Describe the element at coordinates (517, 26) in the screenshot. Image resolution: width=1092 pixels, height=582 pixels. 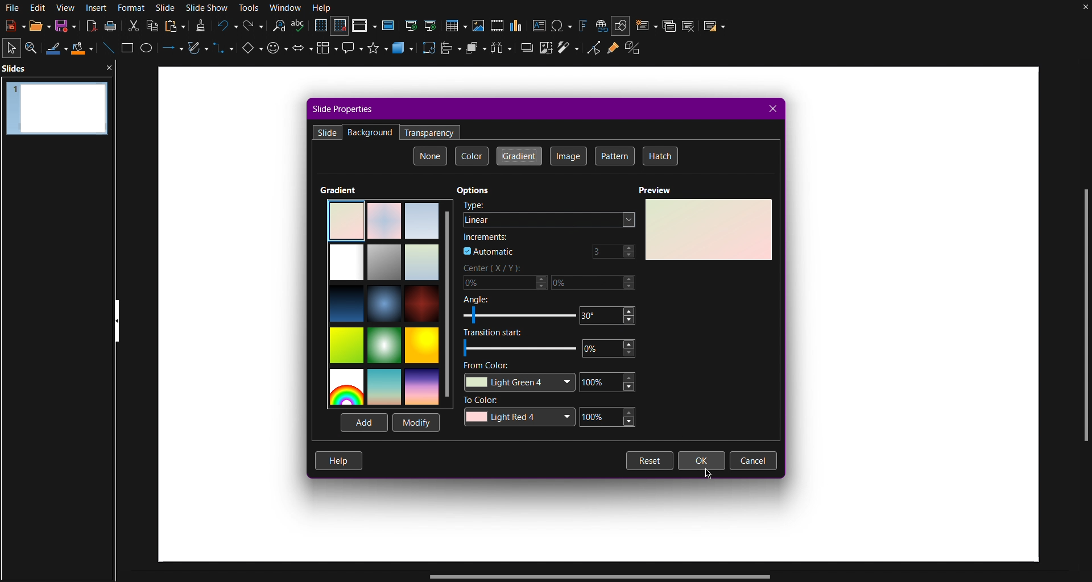
I see `Insert graph` at that location.